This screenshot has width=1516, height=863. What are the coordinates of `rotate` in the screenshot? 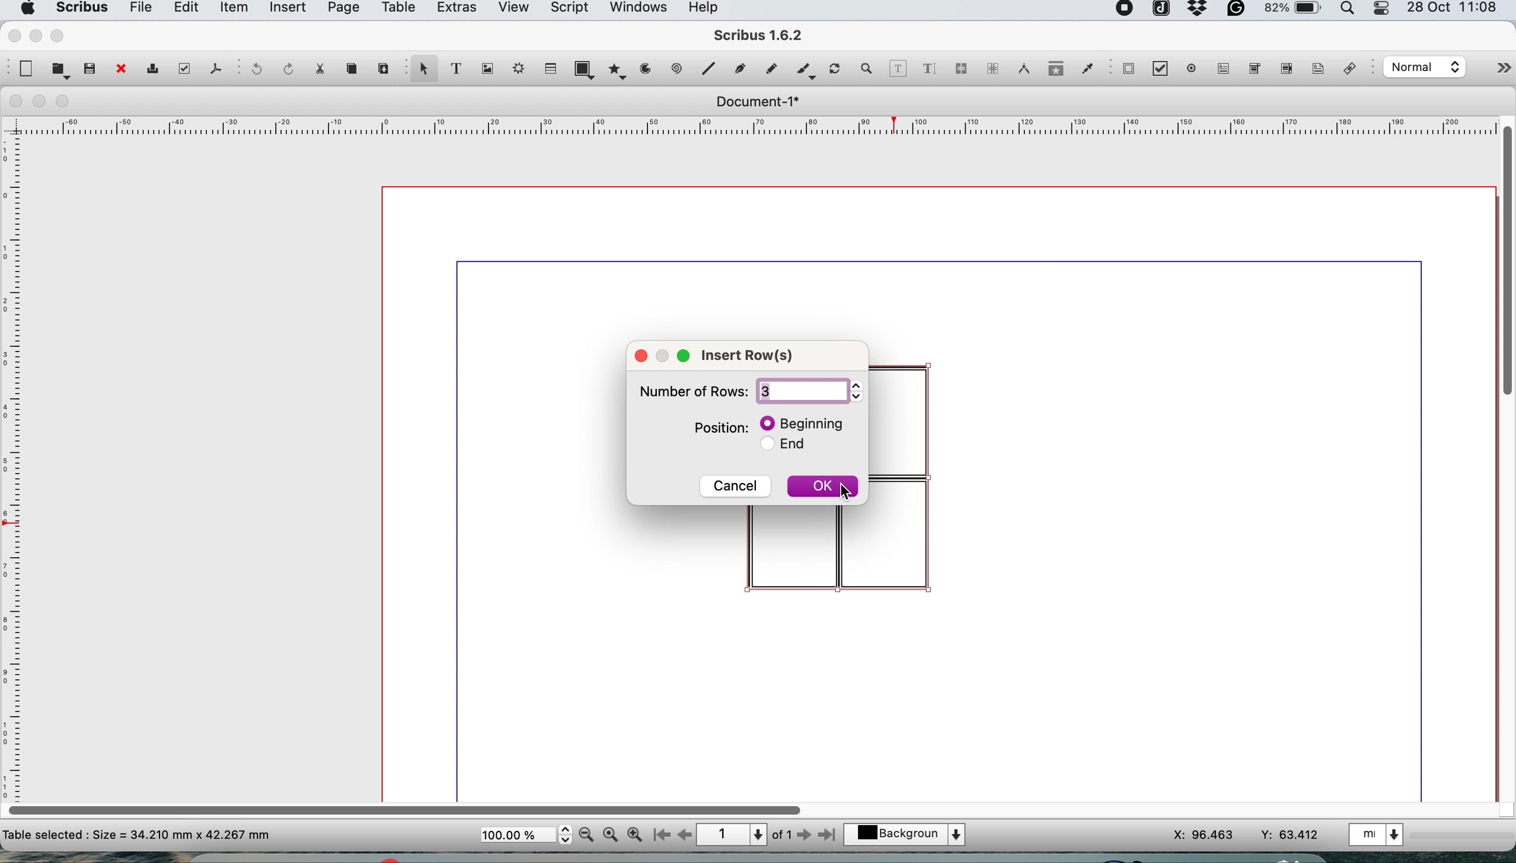 It's located at (837, 70).